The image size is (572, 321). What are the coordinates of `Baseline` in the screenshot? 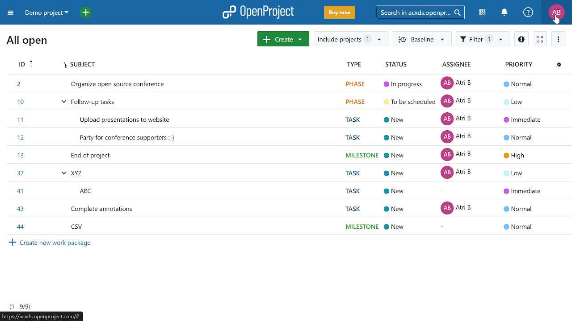 It's located at (422, 39).